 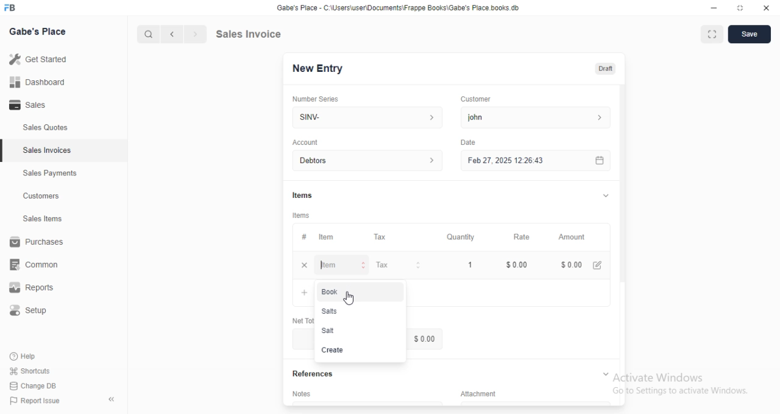 I want to click on Quantity, so click(x=461, y=236).